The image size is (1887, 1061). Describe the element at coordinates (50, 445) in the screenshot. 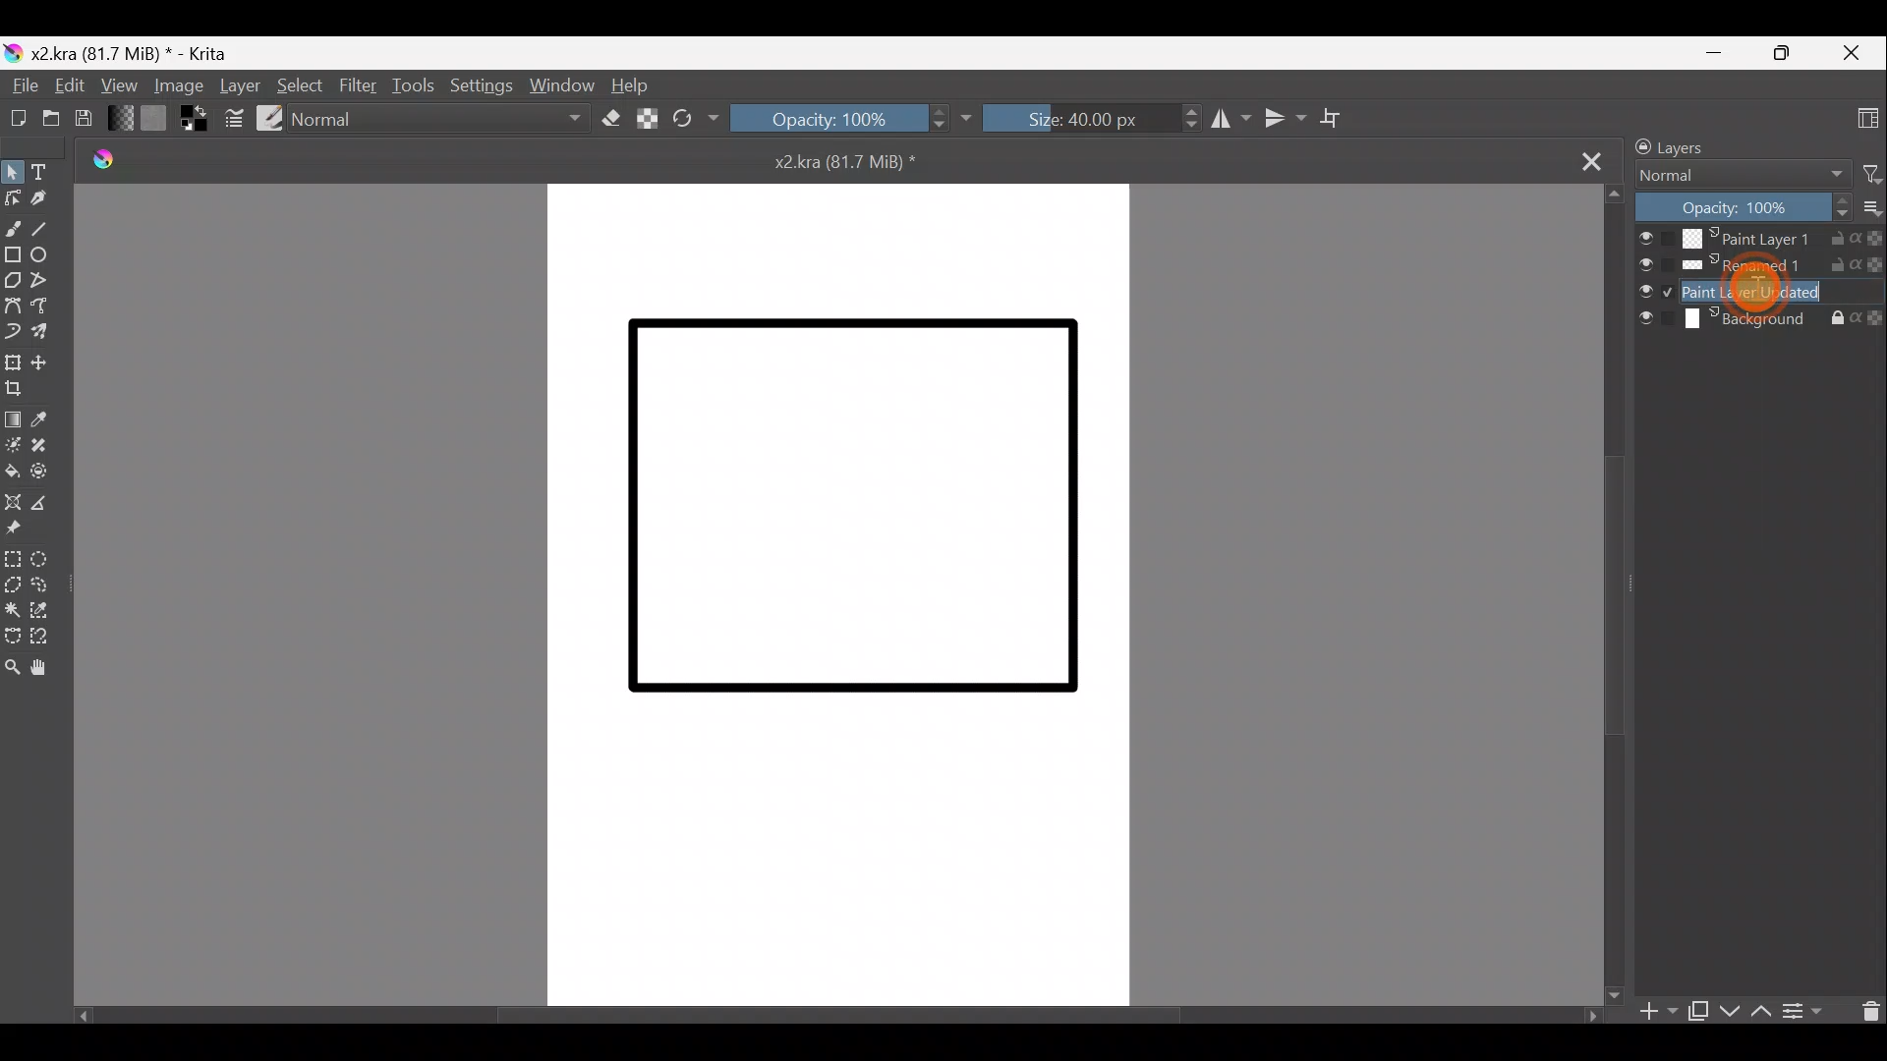

I see `Smart patch tool` at that location.